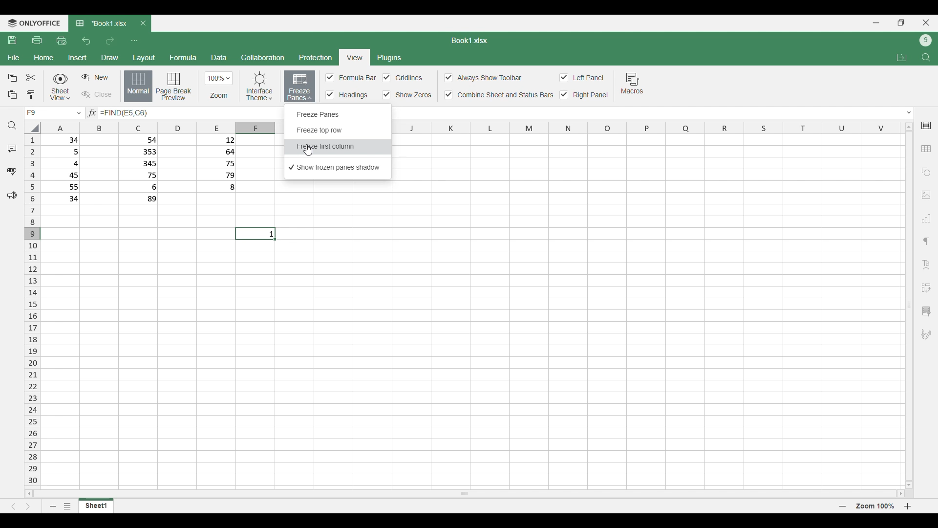 This screenshot has width=938, height=528. What do you see at coordinates (875, 506) in the screenshot?
I see `Current zoom factor` at bounding box center [875, 506].